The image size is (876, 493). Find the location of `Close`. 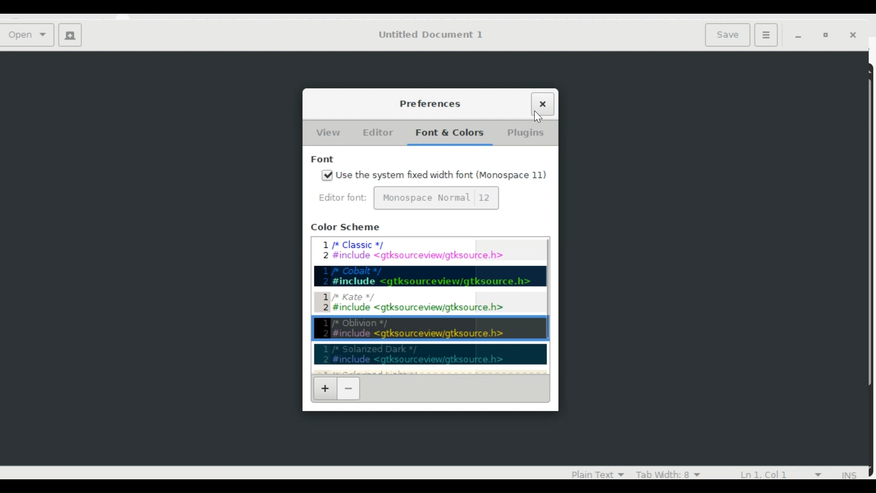

Close is located at coordinates (855, 36).